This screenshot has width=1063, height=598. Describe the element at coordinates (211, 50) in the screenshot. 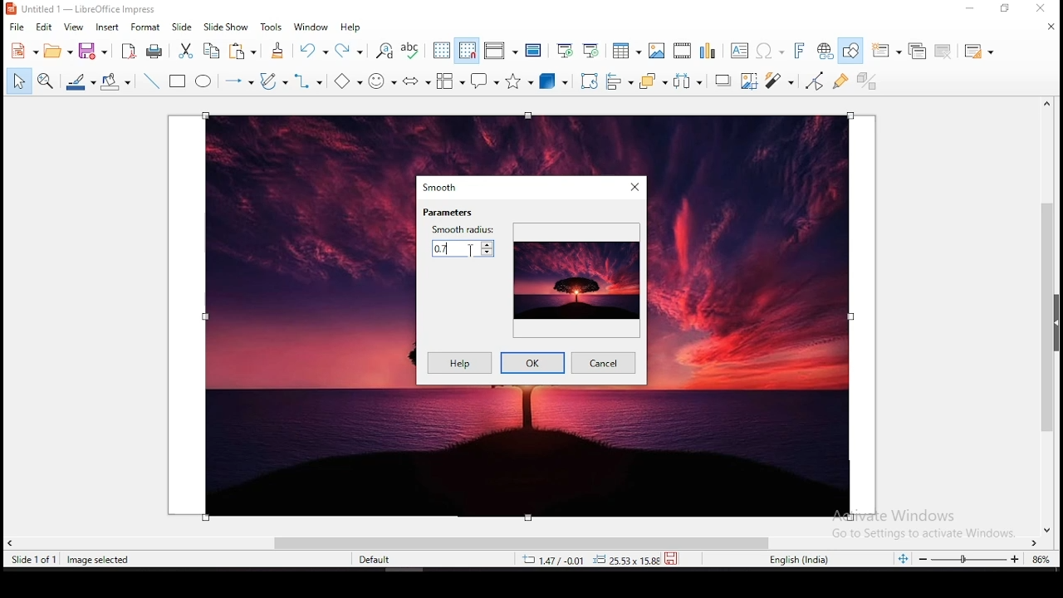

I see `copy` at that location.